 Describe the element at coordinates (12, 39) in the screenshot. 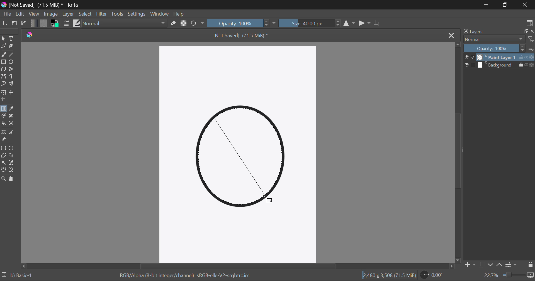

I see `Text` at that location.